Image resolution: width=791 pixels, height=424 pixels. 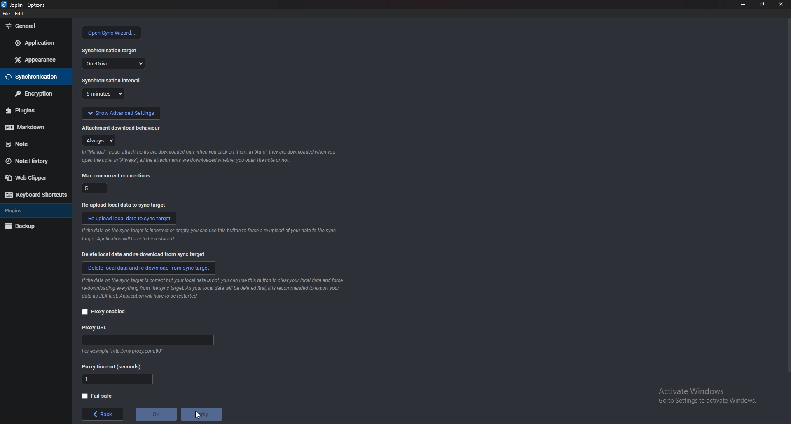 I want to click on back, so click(x=104, y=415).